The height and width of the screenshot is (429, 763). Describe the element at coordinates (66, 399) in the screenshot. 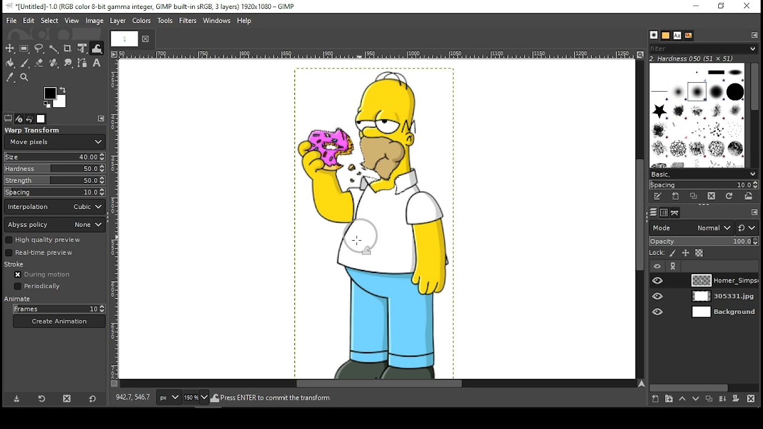

I see `delete tool preset` at that location.